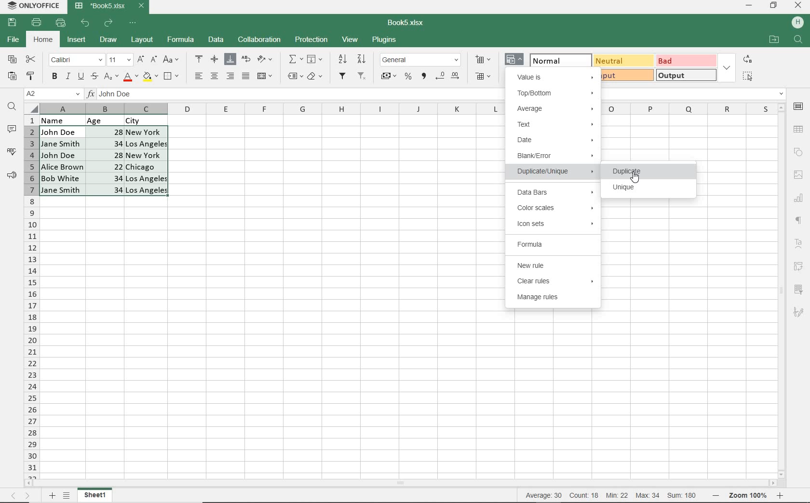 This screenshot has height=503, width=810. What do you see at coordinates (68, 496) in the screenshot?
I see `LIST SHEETS` at bounding box center [68, 496].